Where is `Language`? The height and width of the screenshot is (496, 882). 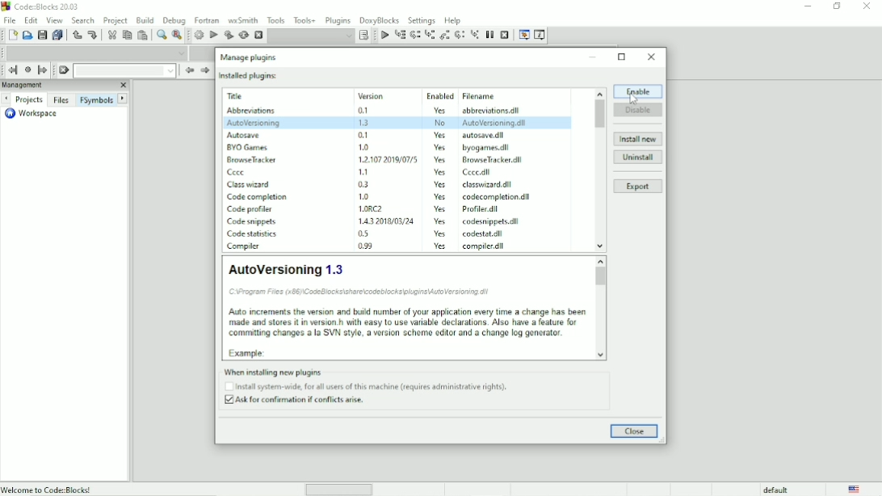 Language is located at coordinates (856, 489).